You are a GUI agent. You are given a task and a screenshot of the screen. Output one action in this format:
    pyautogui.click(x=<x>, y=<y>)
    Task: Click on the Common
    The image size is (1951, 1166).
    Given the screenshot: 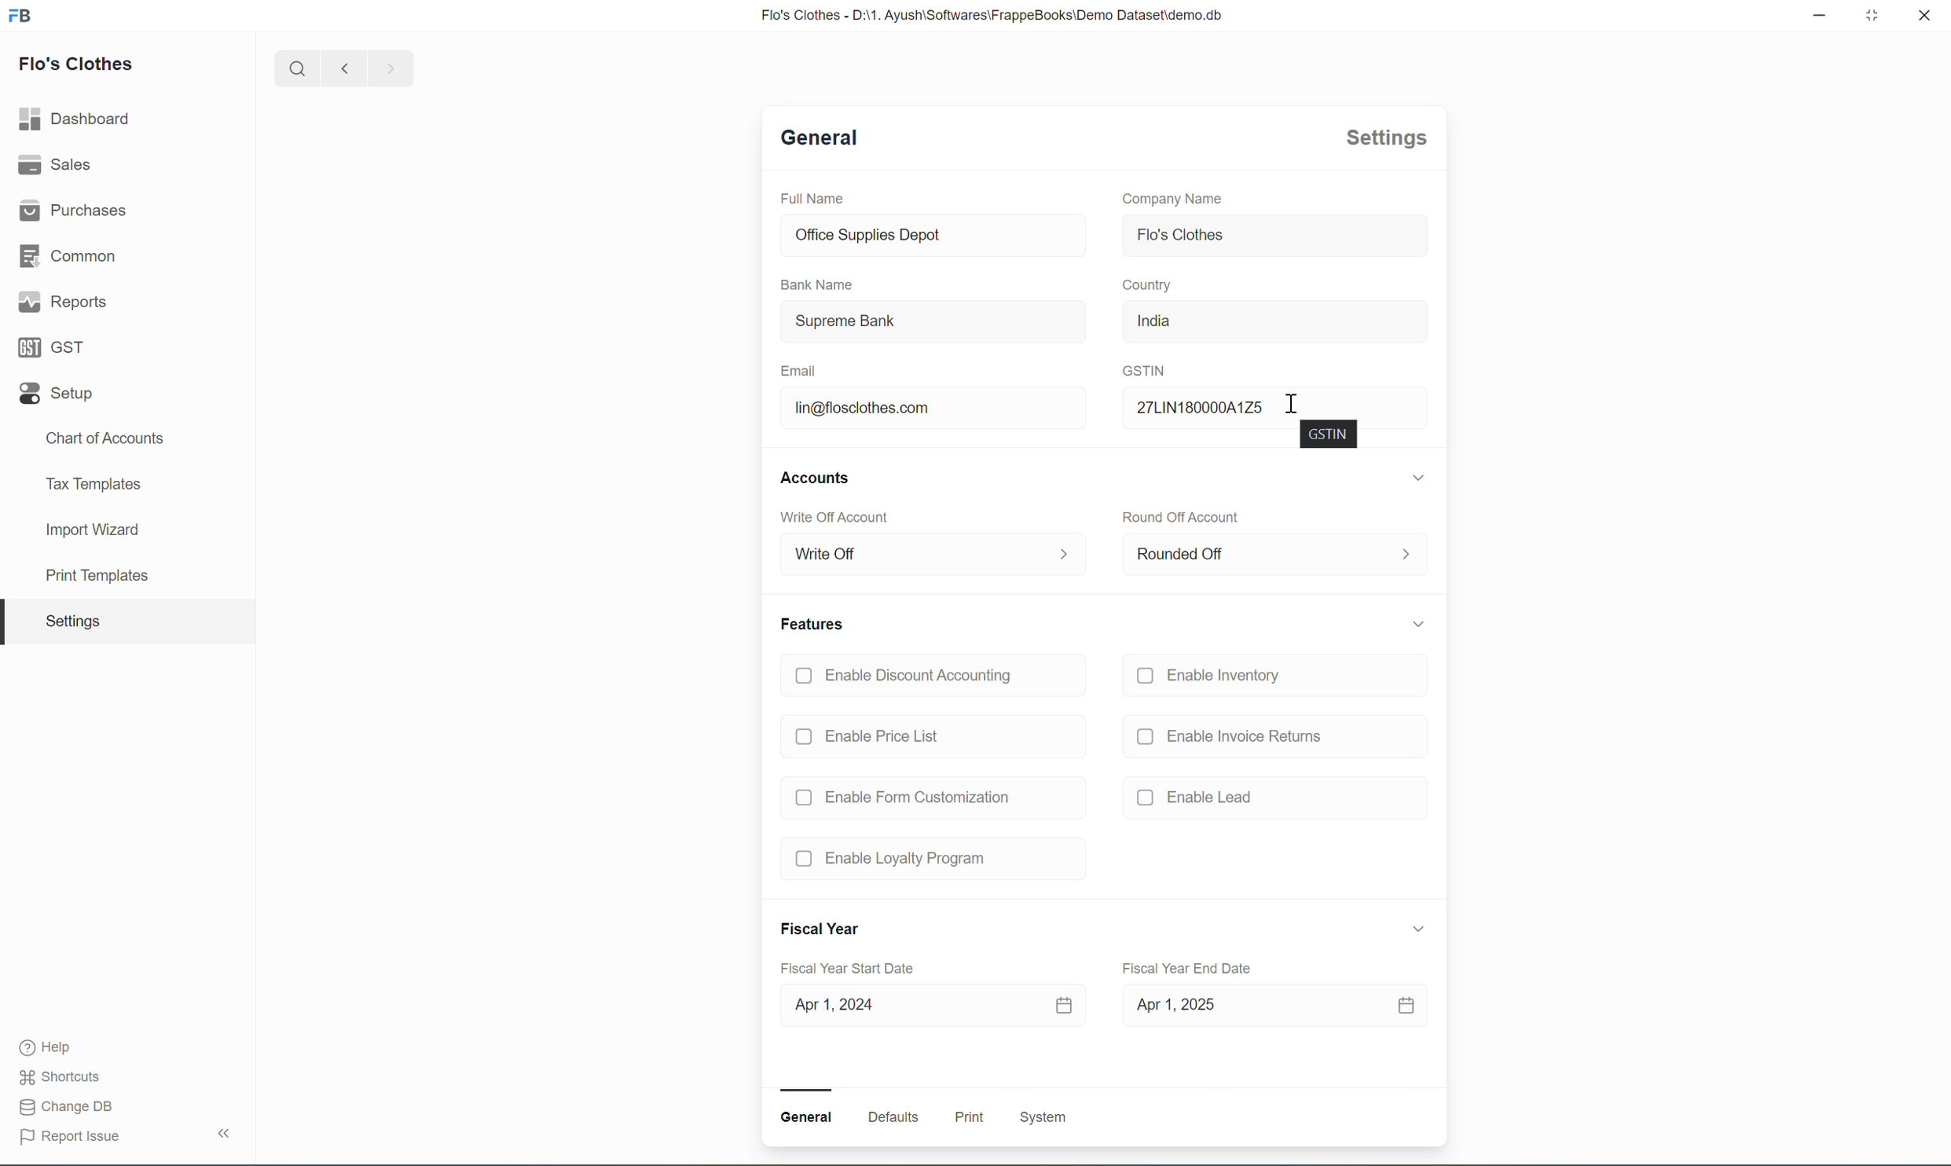 What is the action you would take?
    pyautogui.click(x=68, y=255)
    